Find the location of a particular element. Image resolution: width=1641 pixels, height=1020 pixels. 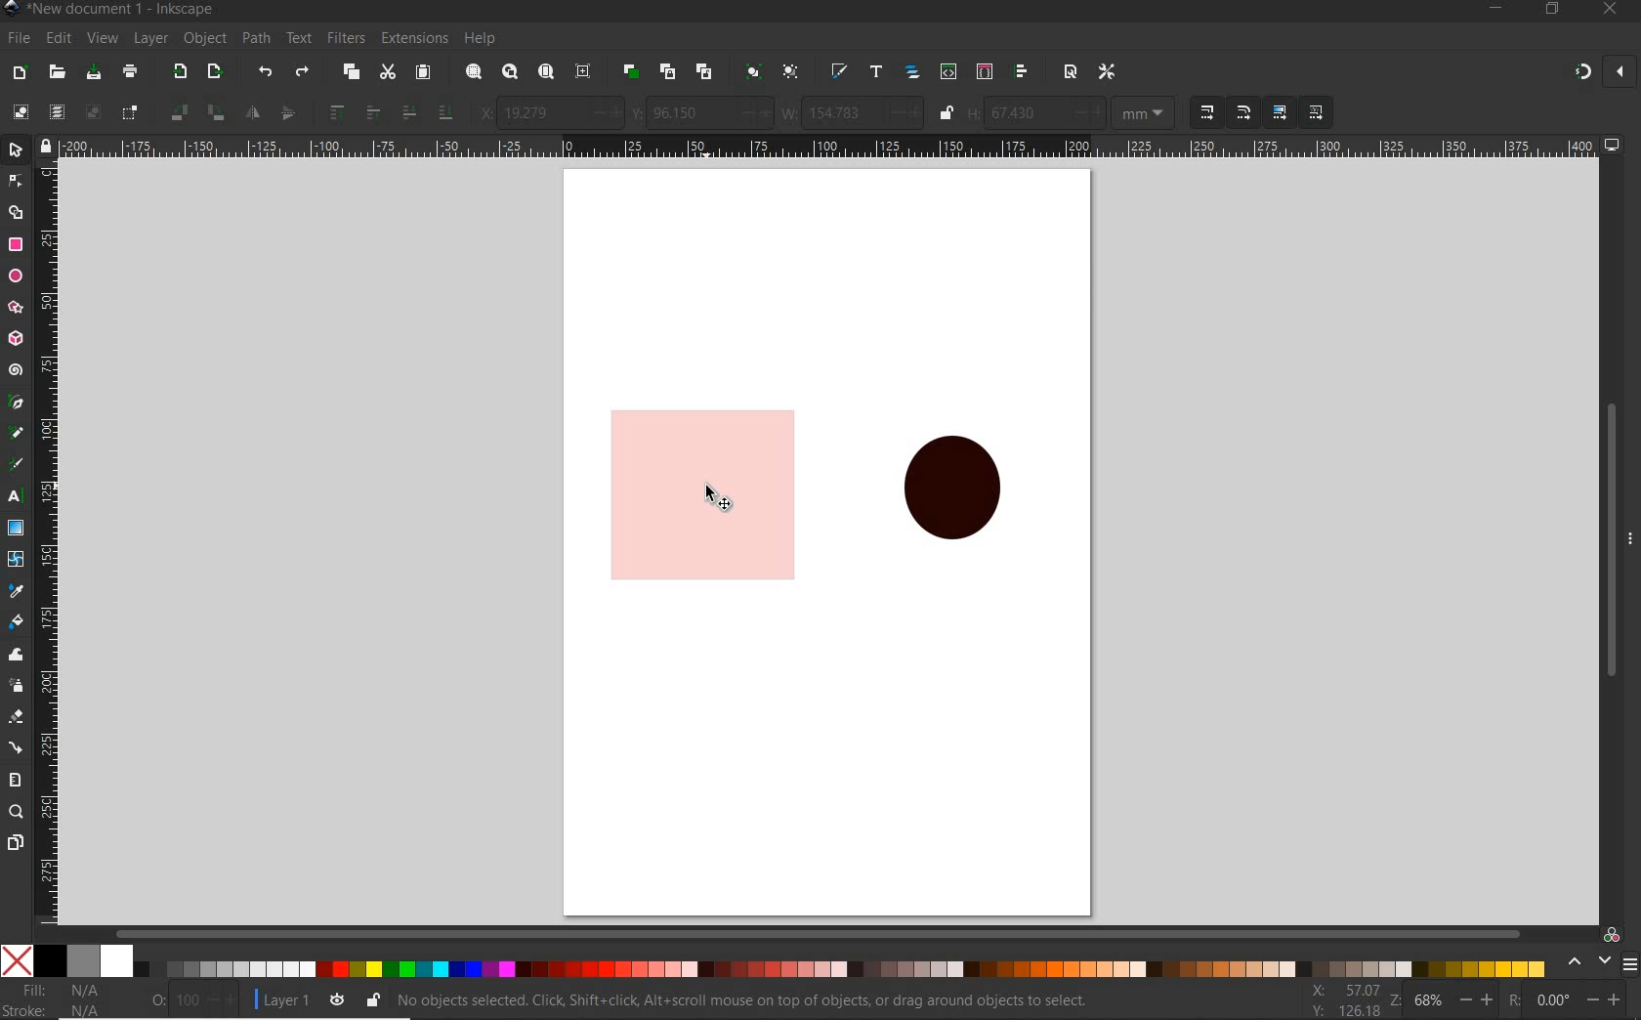

export is located at coordinates (180, 70).